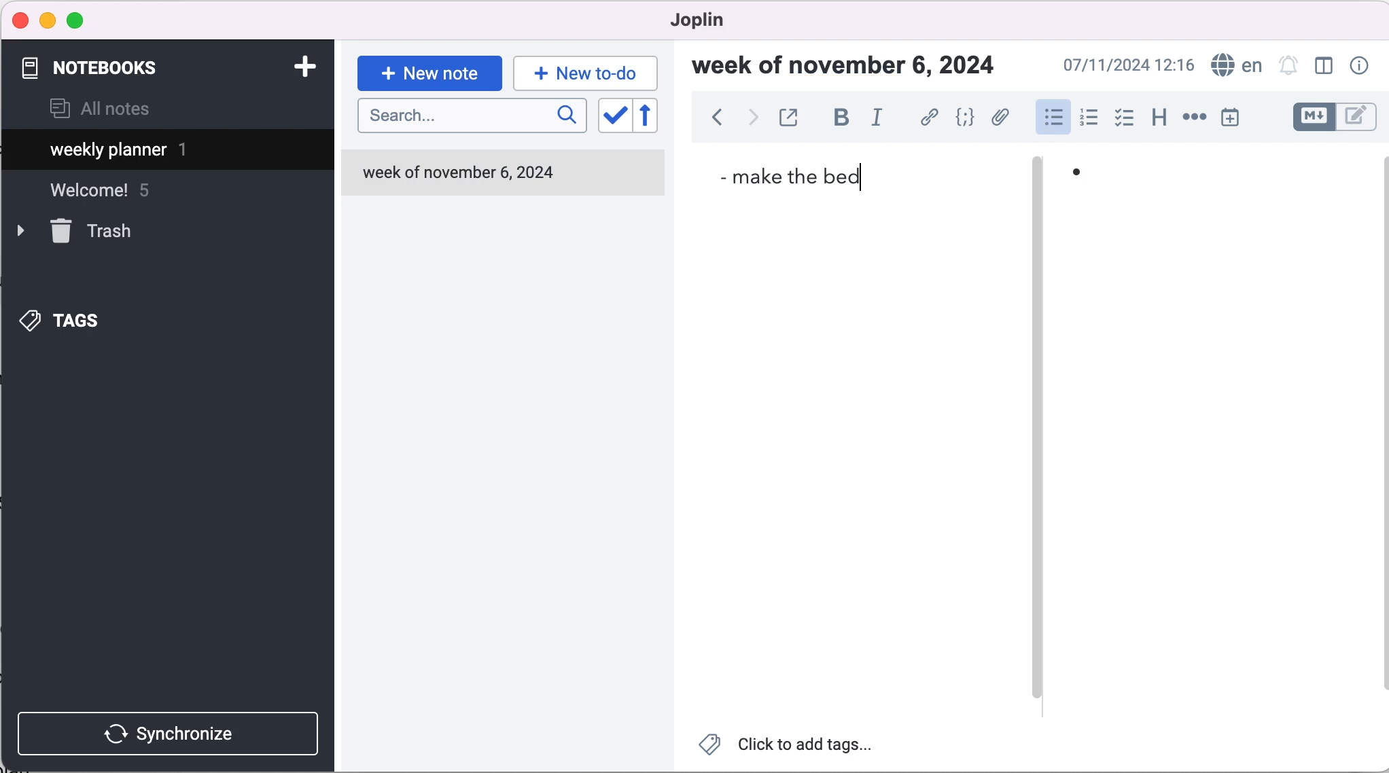 This screenshot has width=1389, height=773. Describe the element at coordinates (865, 179) in the screenshot. I see `text cursor` at that location.